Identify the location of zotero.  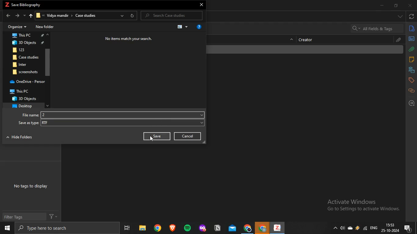
(276, 228).